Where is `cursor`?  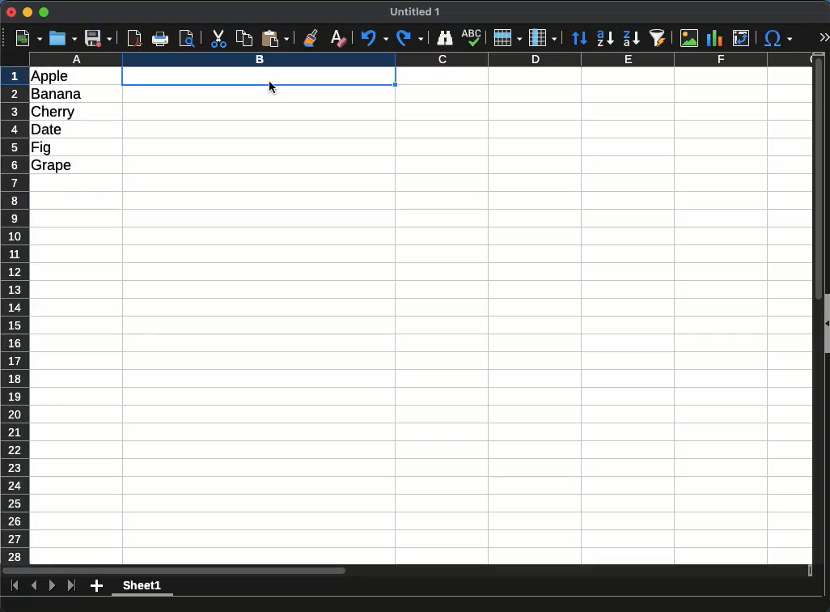
cursor is located at coordinates (273, 87).